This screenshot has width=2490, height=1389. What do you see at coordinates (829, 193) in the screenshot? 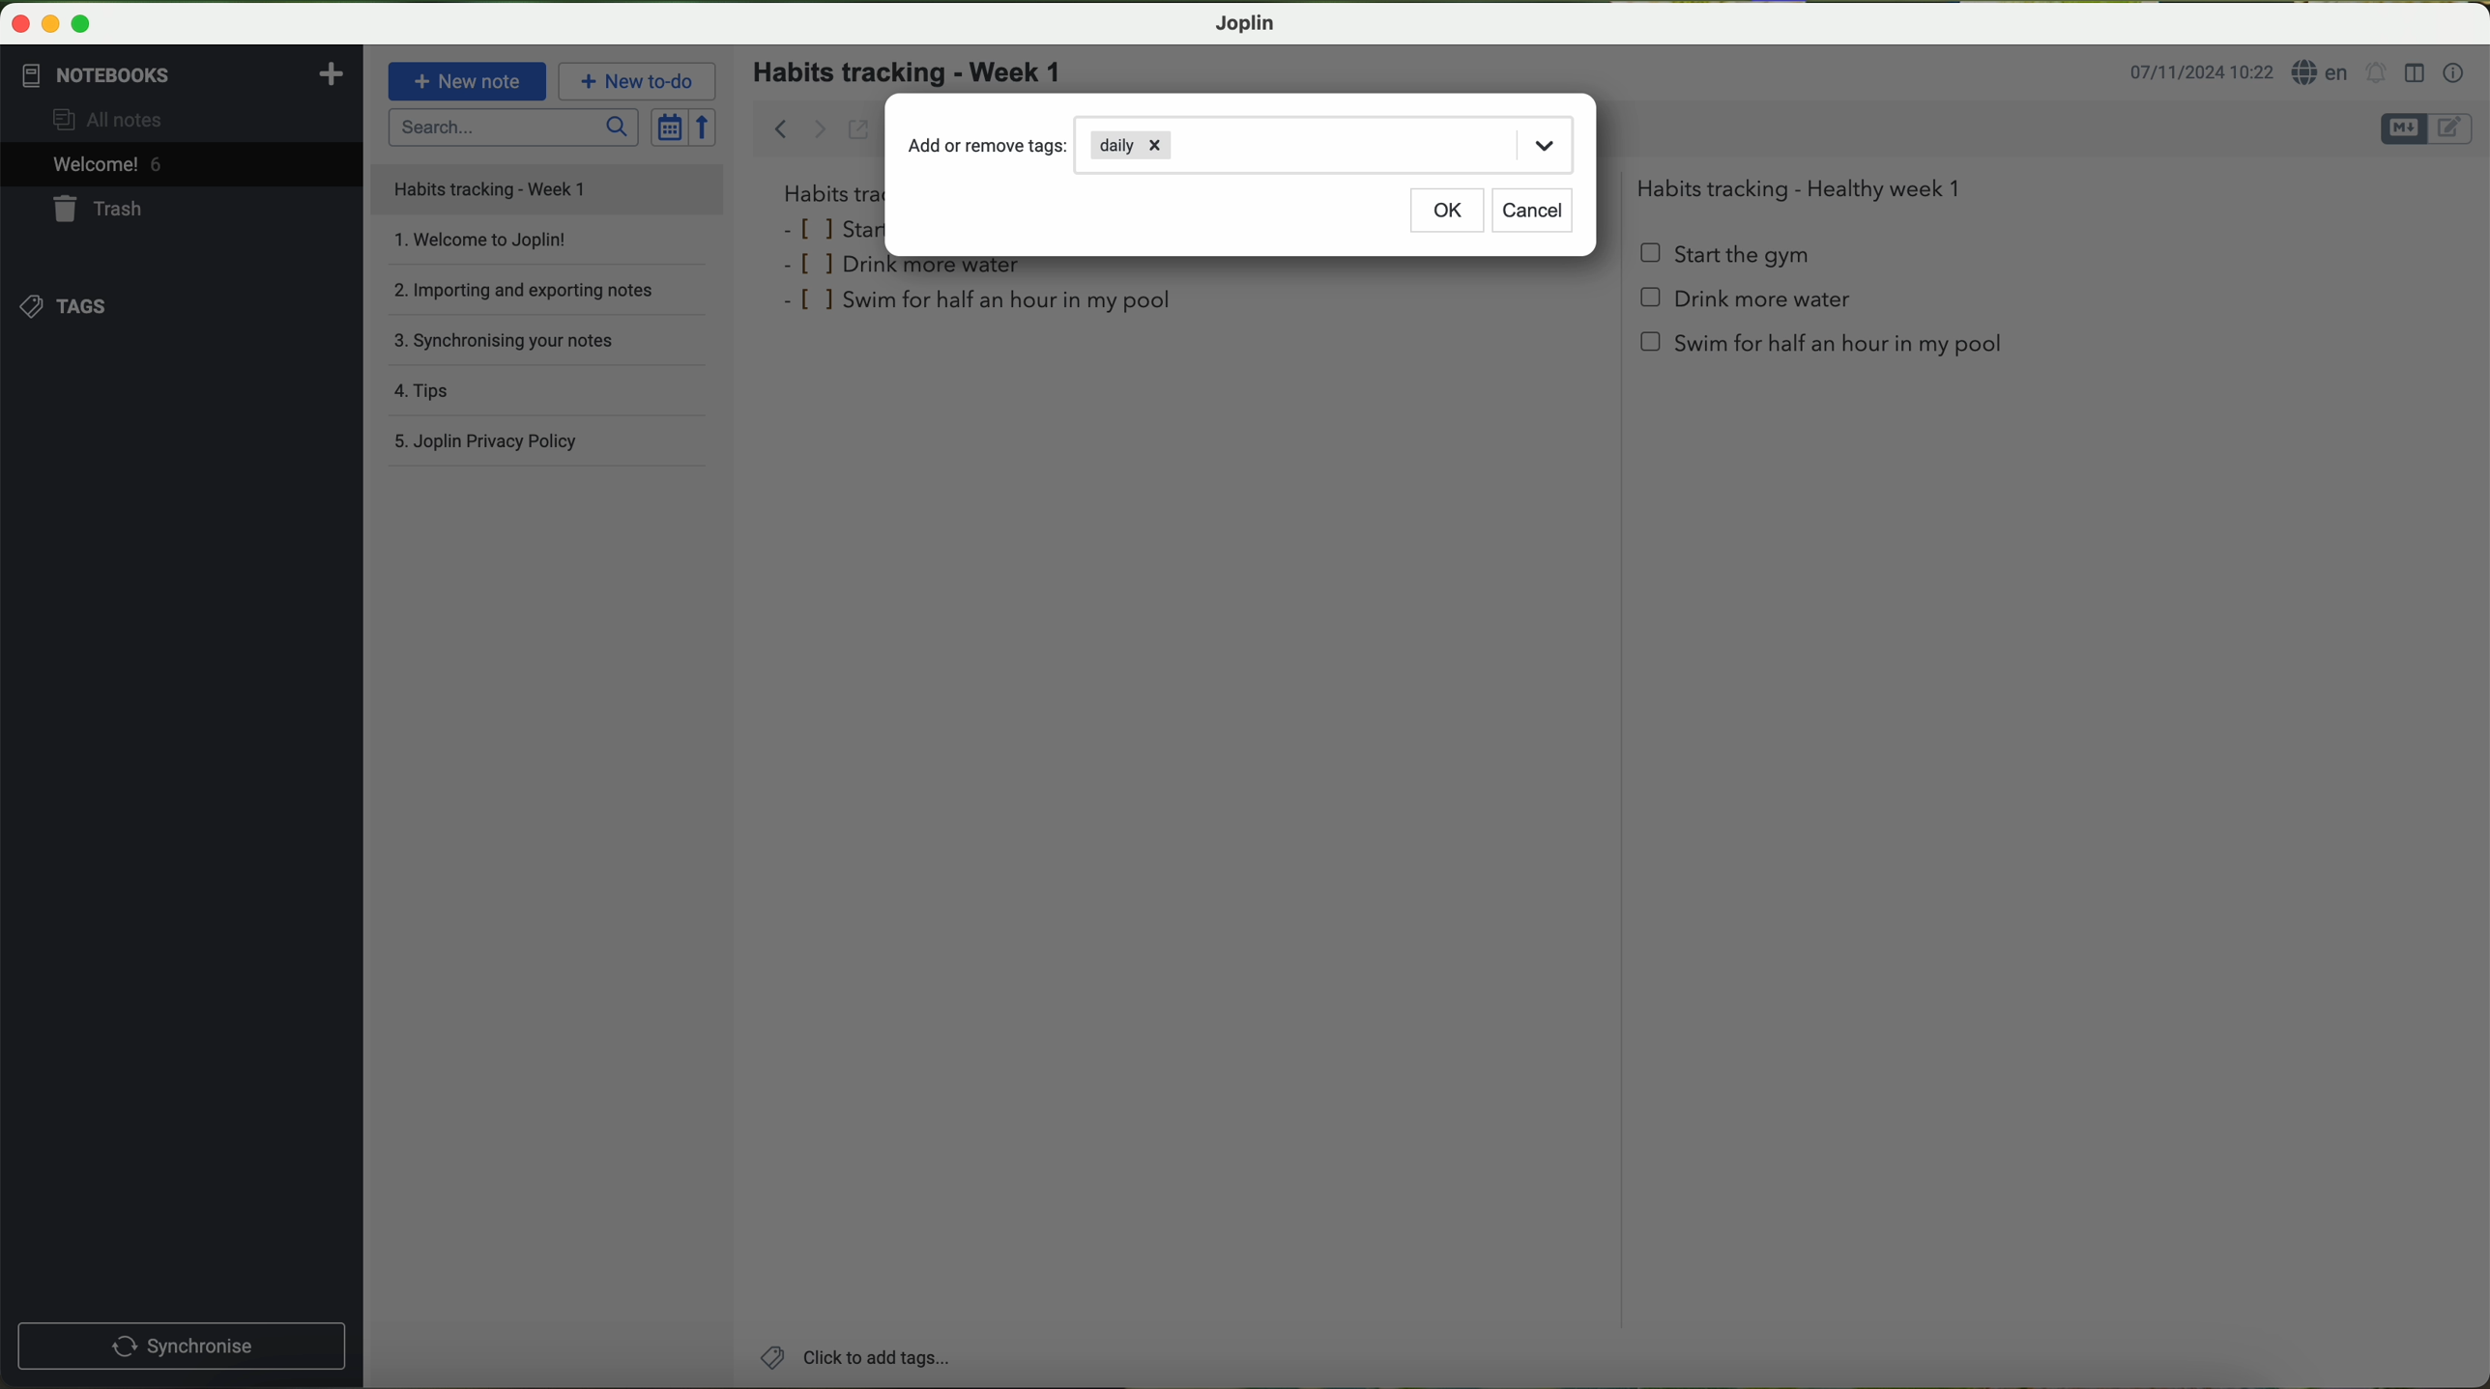
I see `habits tra` at bounding box center [829, 193].